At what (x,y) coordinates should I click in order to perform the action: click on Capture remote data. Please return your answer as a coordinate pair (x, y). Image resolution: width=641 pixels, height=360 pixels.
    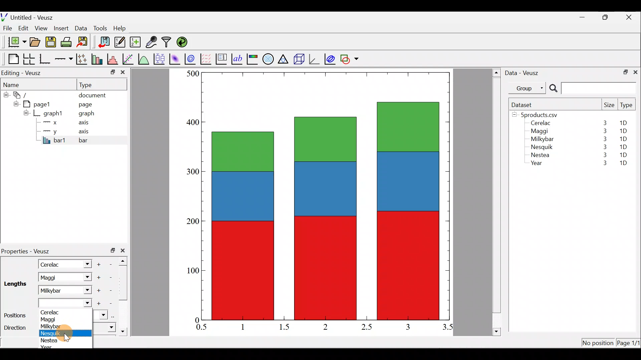
    Looking at the image, I should click on (152, 42).